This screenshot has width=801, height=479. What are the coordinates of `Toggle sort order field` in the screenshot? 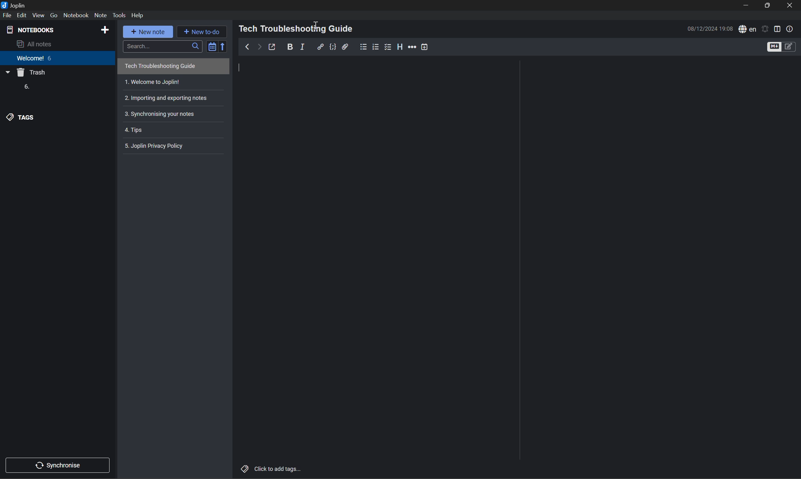 It's located at (211, 46).